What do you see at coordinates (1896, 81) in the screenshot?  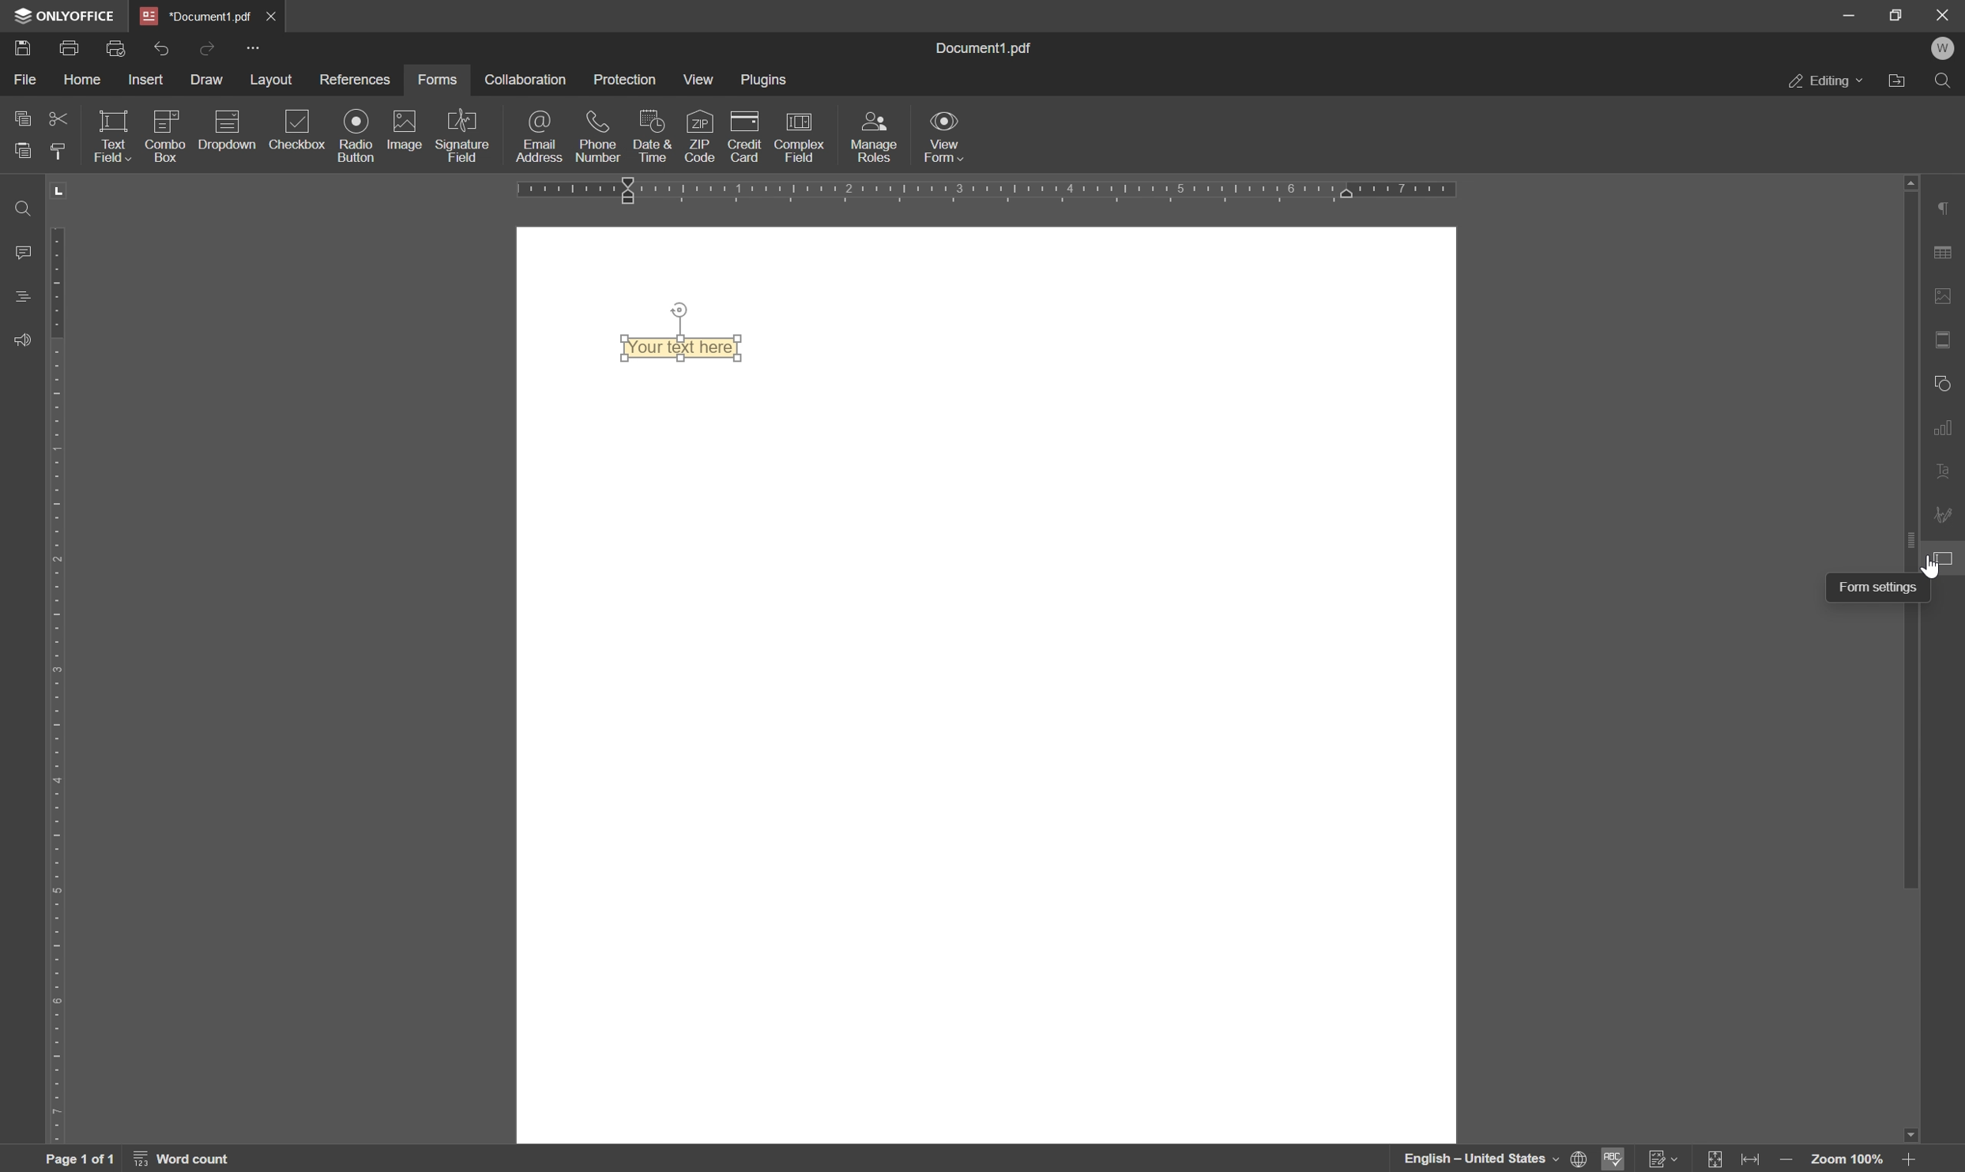 I see `open file location` at bounding box center [1896, 81].